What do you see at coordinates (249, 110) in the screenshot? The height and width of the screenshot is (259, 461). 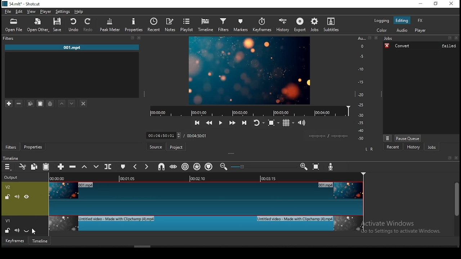 I see `timeline` at bounding box center [249, 110].